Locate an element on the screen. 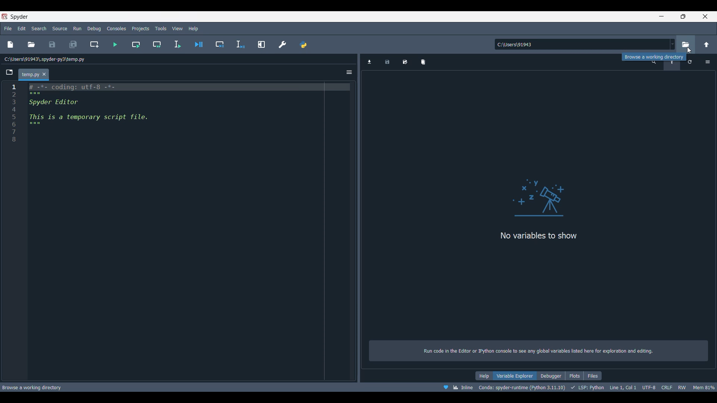  Description of current selection is located at coordinates (33, 387).